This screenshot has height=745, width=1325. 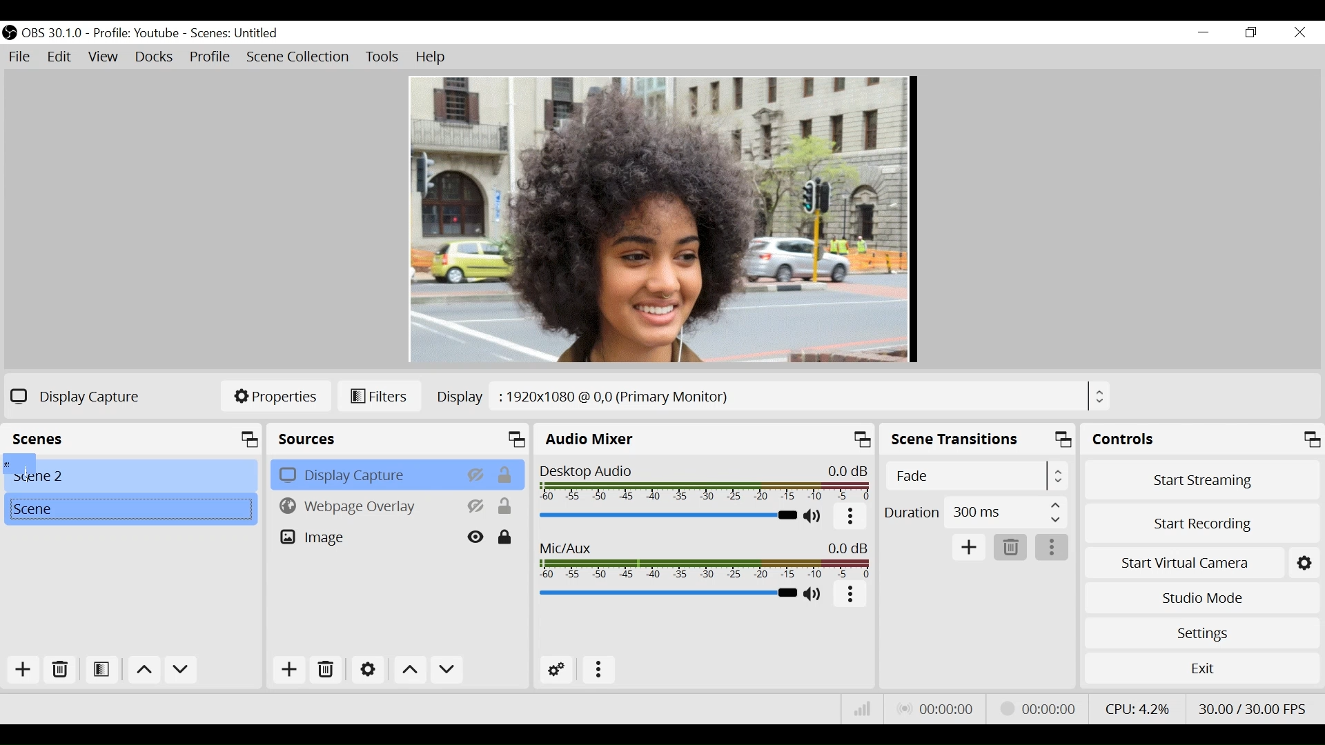 What do you see at coordinates (1052, 547) in the screenshot?
I see `more options` at bounding box center [1052, 547].